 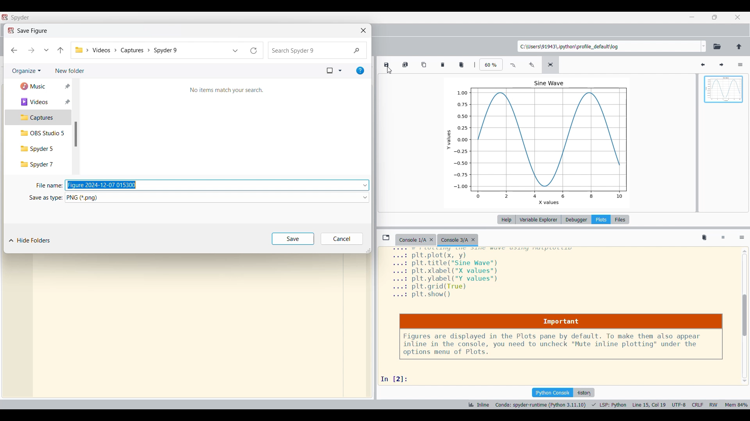 What do you see at coordinates (46, 198) in the screenshot?
I see `Indicates save as type` at bounding box center [46, 198].